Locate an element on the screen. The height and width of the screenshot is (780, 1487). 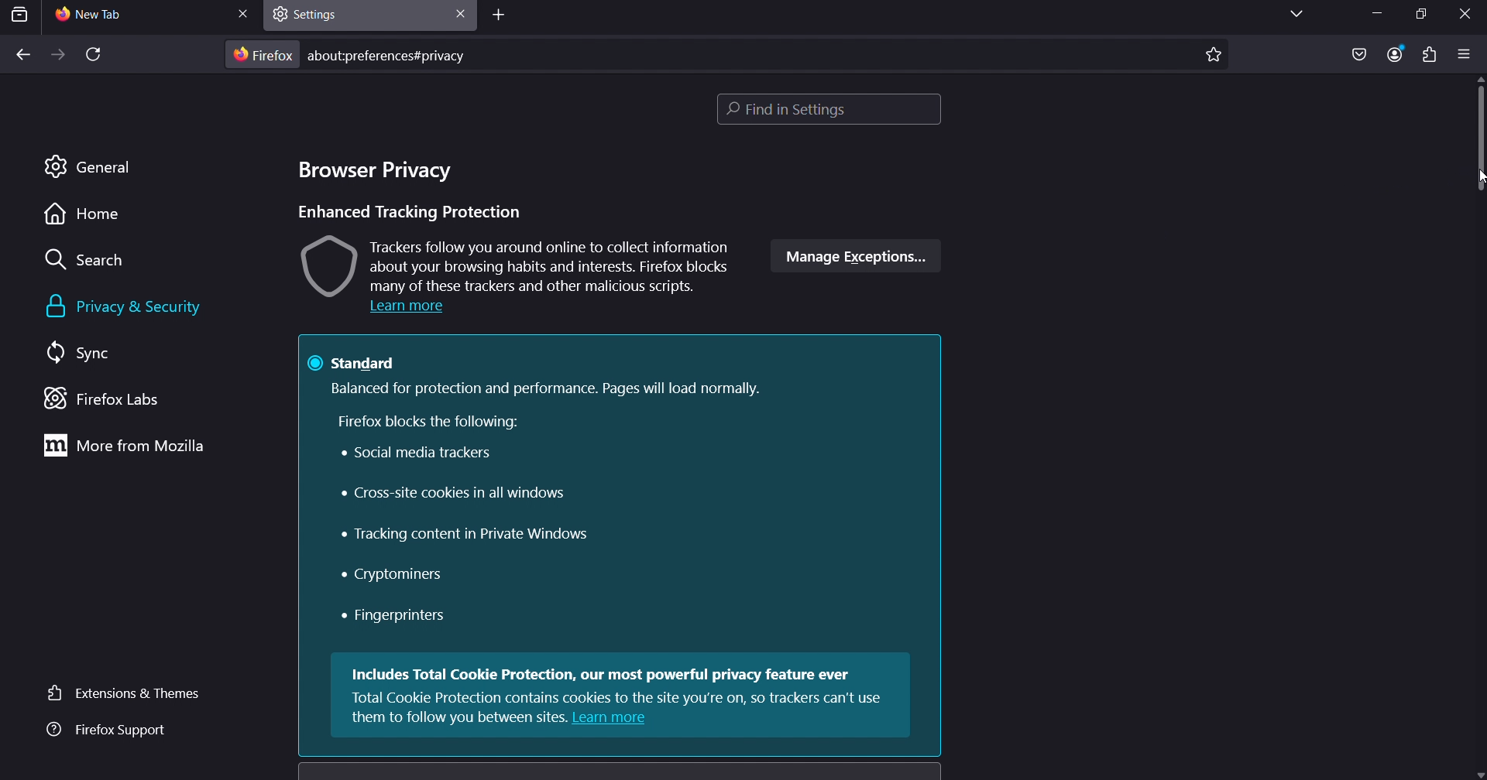
sync is located at coordinates (82, 354).